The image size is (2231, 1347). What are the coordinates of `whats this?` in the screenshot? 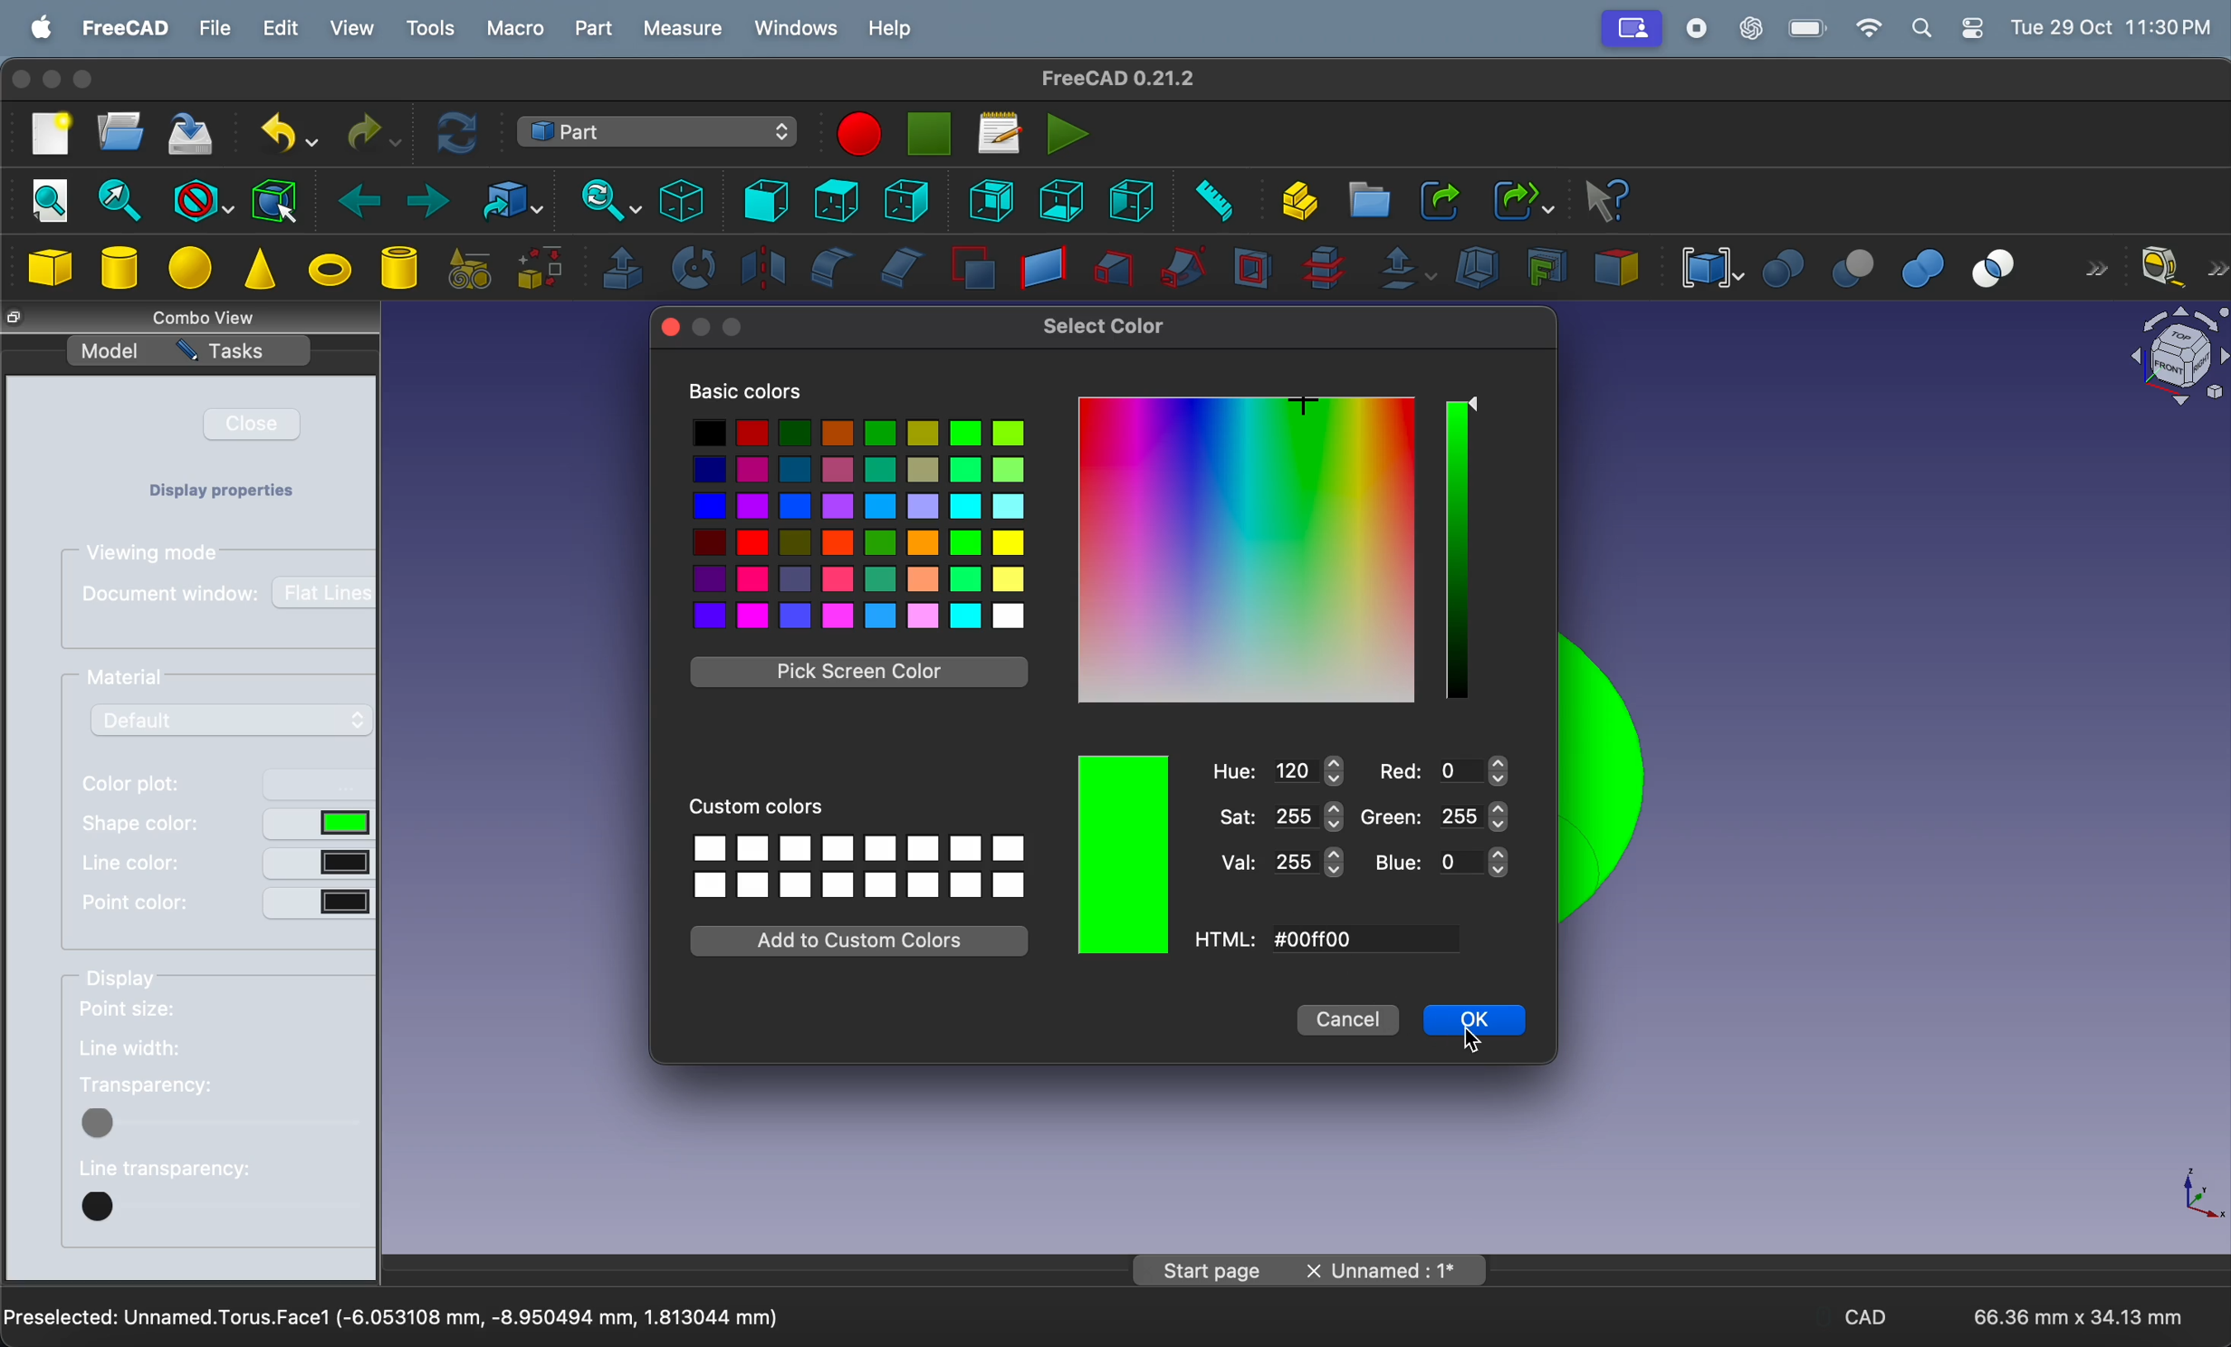 It's located at (1607, 200).